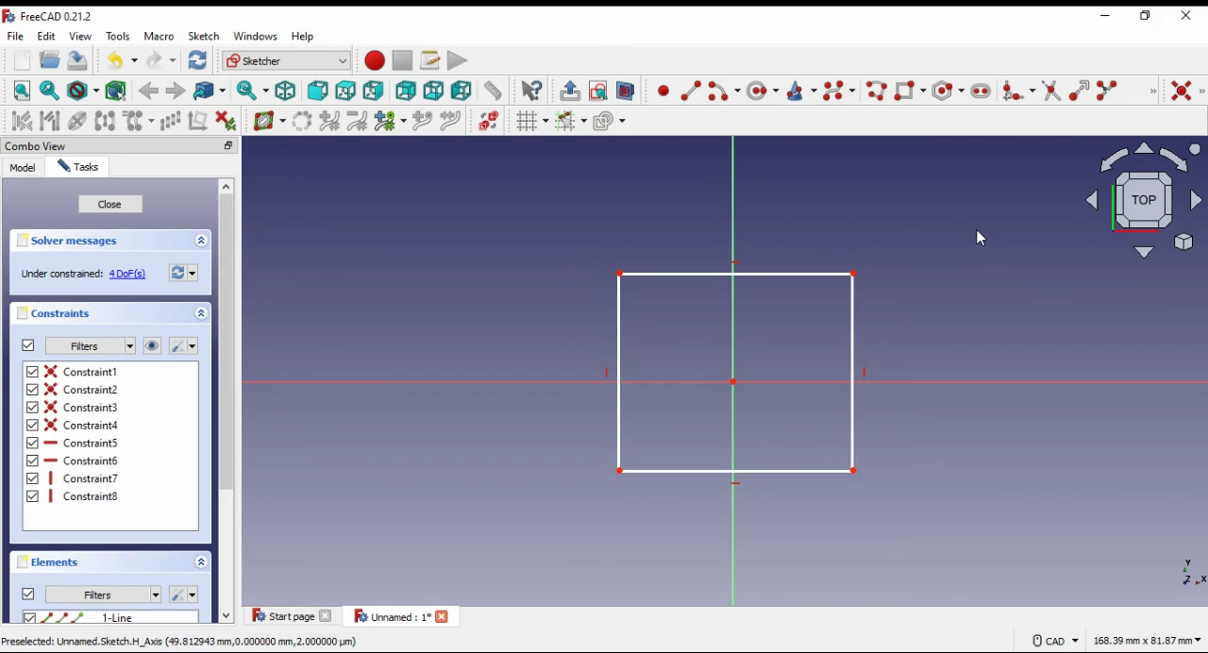 The height and width of the screenshot is (653, 1208). Describe the element at coordinates (29, 345) in the screenshot. I see `on/off constraints` at that location.